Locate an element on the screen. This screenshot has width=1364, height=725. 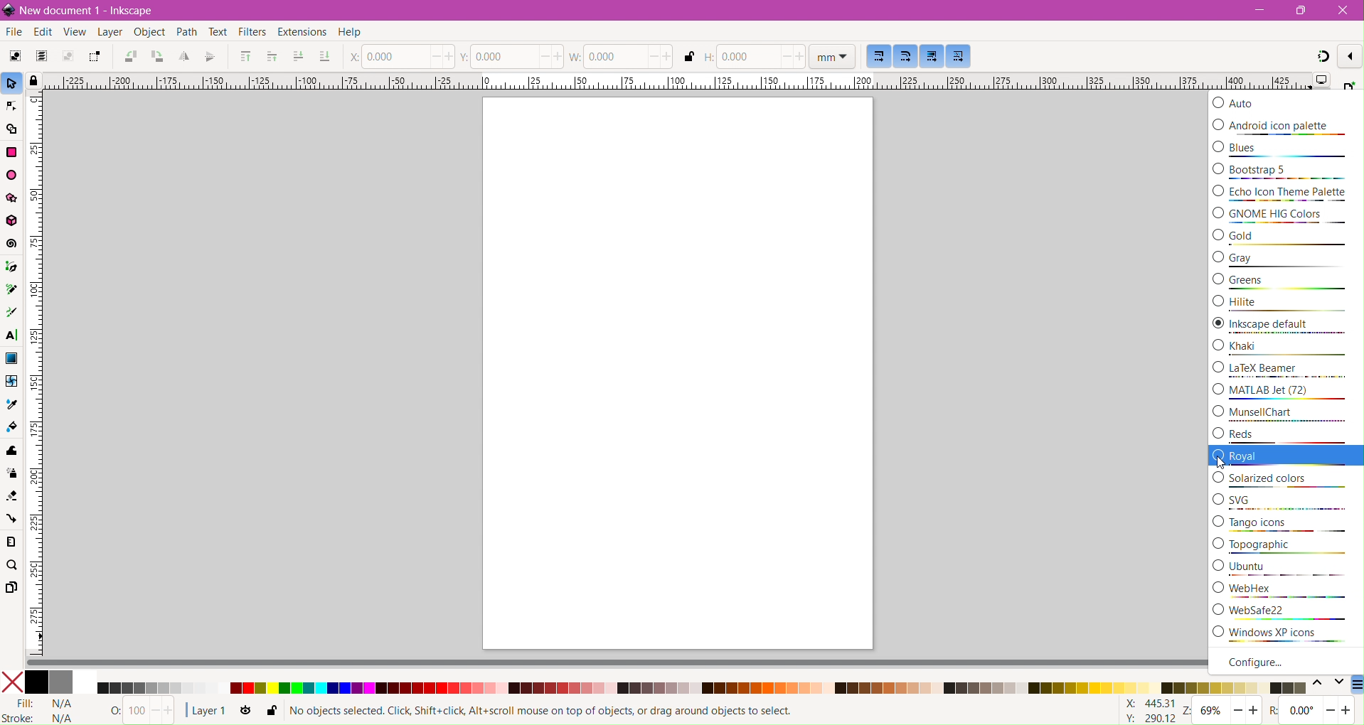
MunsellChart is located at coordinates (1286, 413).